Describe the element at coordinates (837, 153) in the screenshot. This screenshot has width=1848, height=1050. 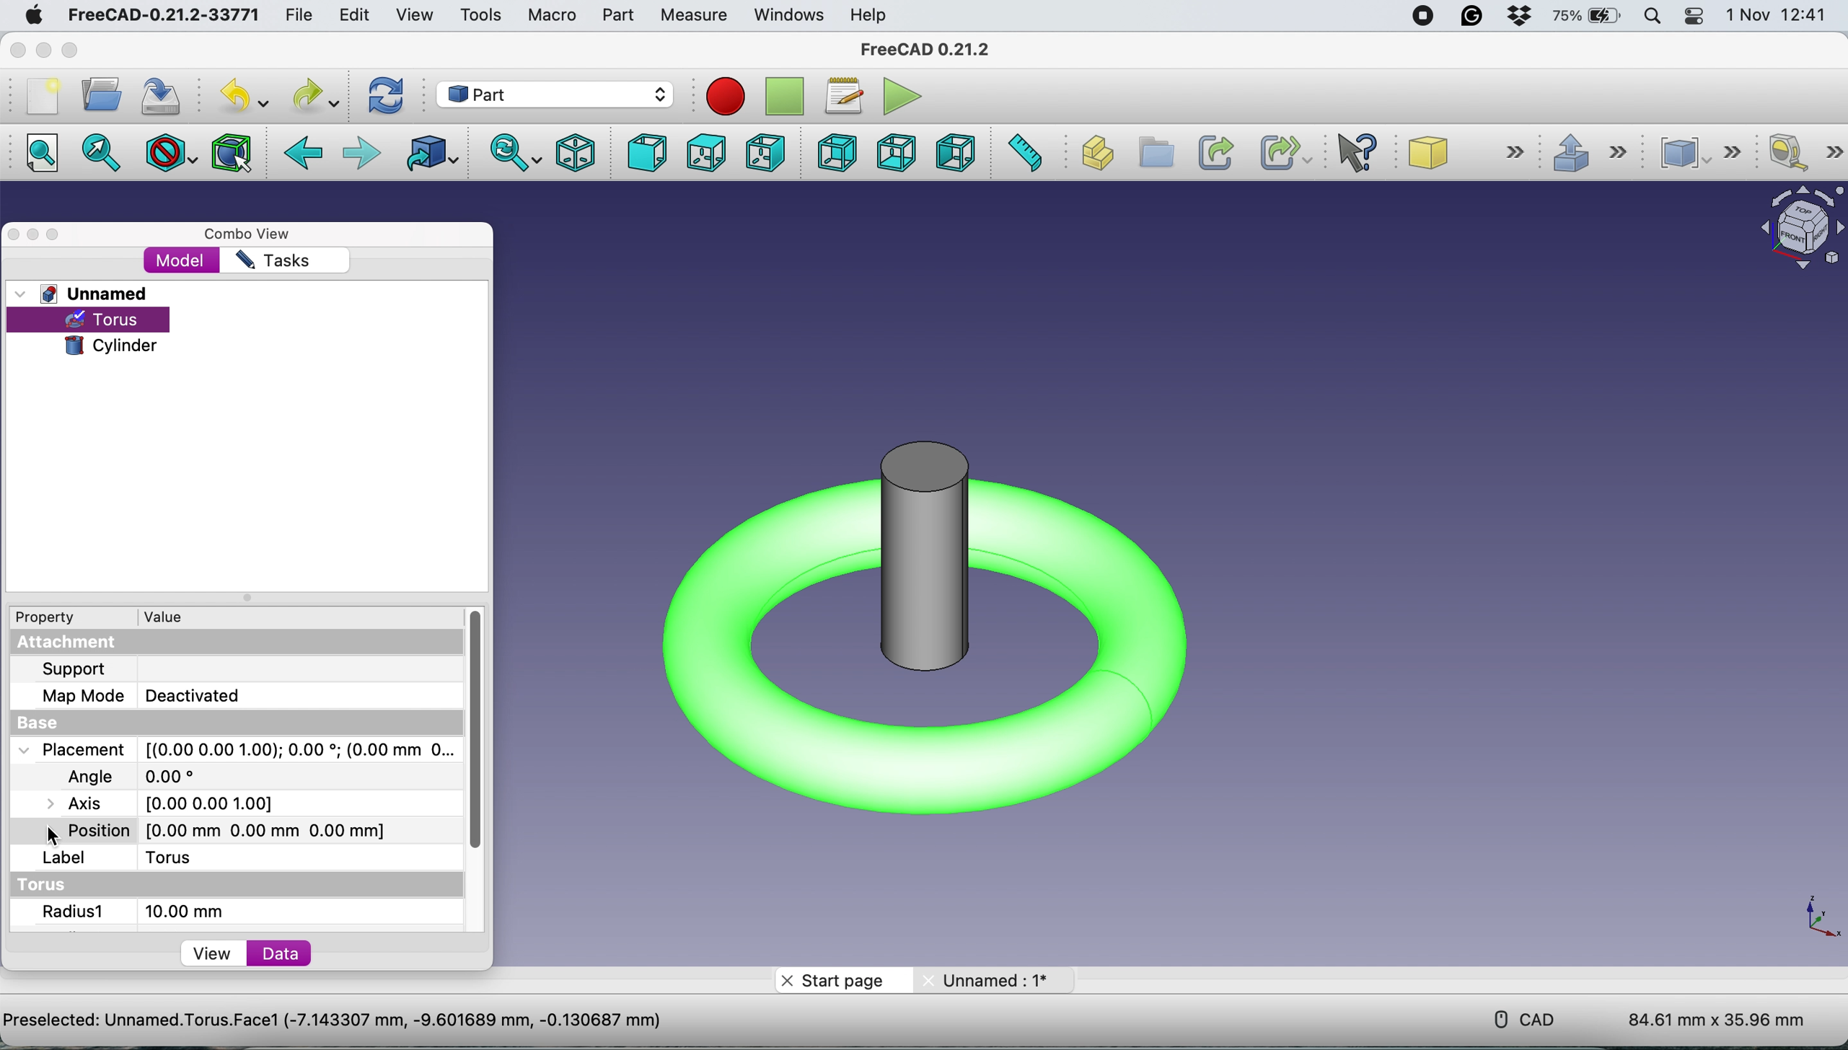
I see `rear` at that location.